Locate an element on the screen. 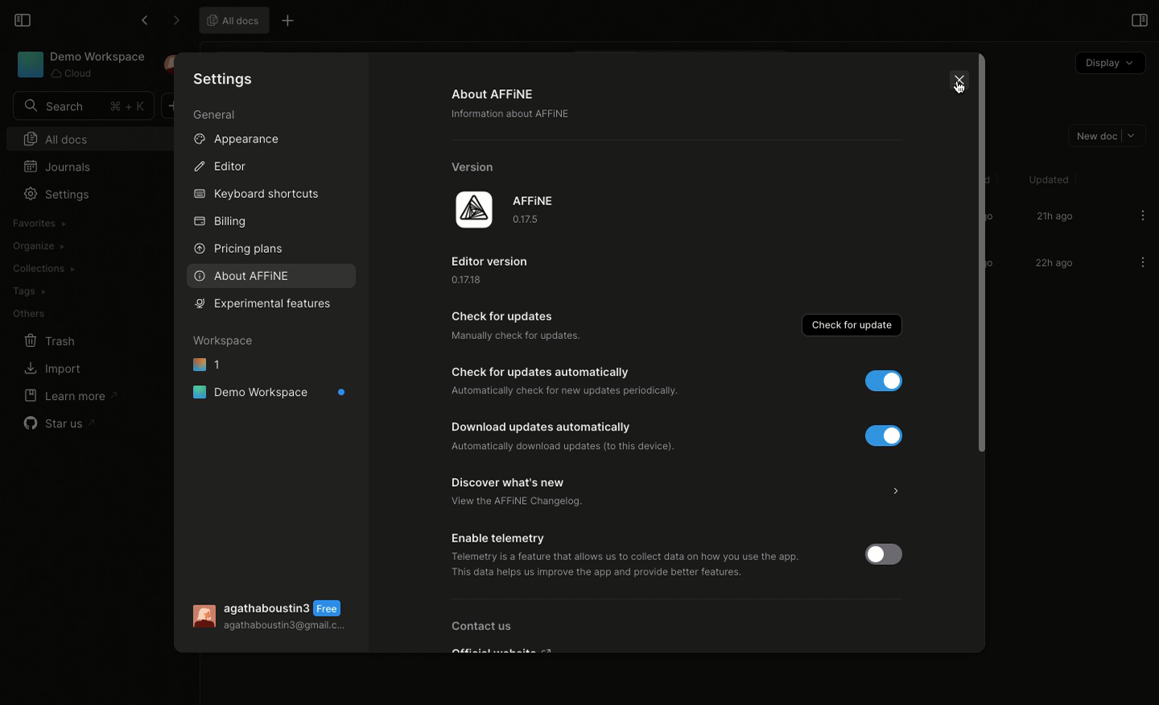 Image resolution: width=1159 pixels, height=705 pixels. Others is located at coordinates (29, 314).